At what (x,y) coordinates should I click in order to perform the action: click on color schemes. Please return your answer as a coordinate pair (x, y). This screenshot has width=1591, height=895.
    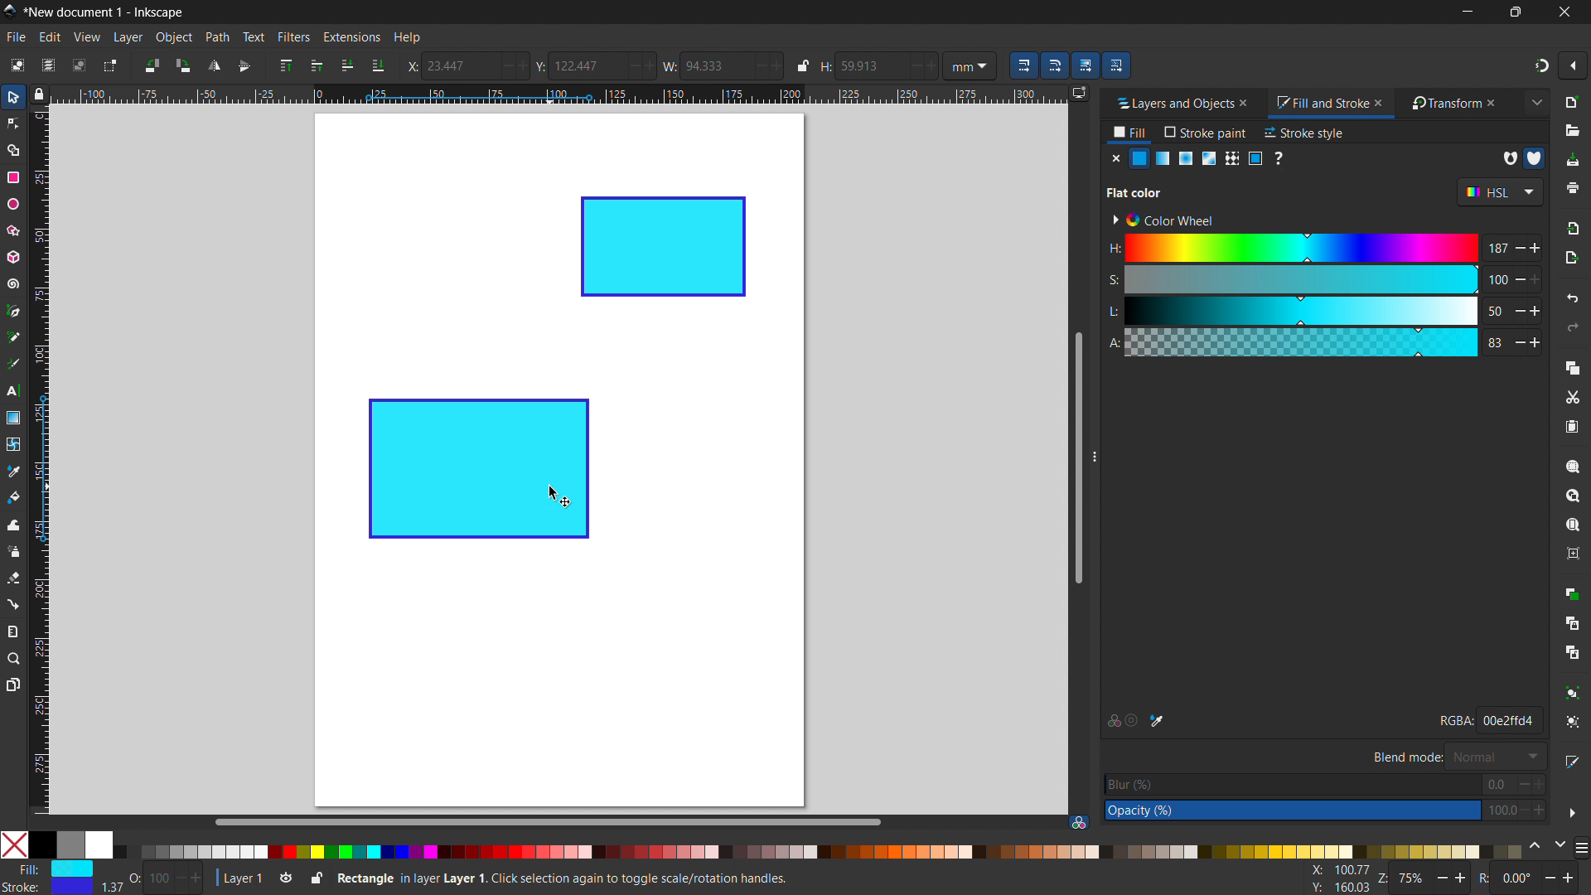
    Looking at the image, I should click on (1498, 192).